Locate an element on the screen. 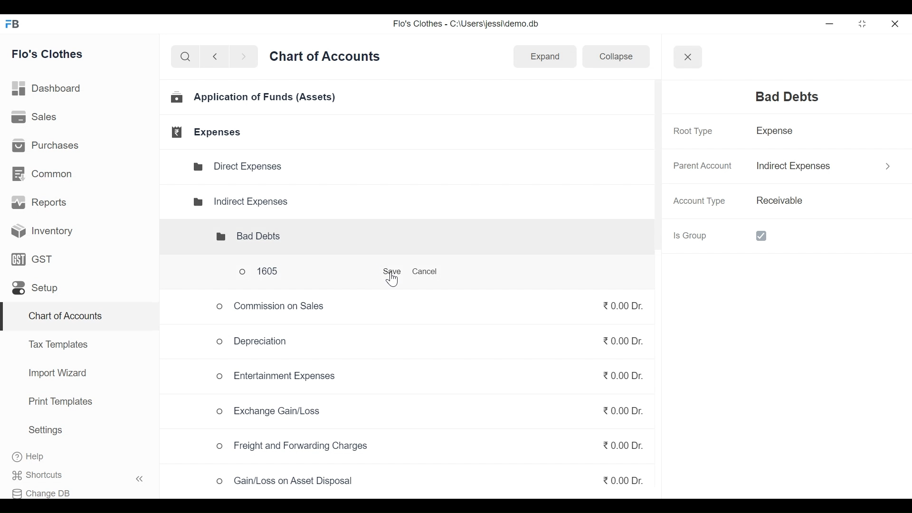 The image size is (912, 513). Bad Debts is located at coordinates (240, 237).